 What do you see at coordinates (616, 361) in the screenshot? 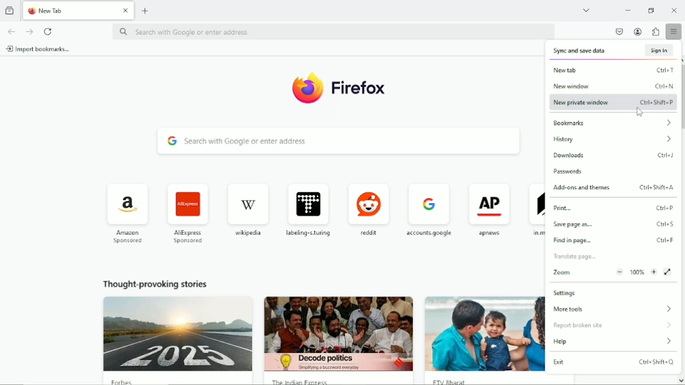
I see `exit` at bounding box center [616, 361].